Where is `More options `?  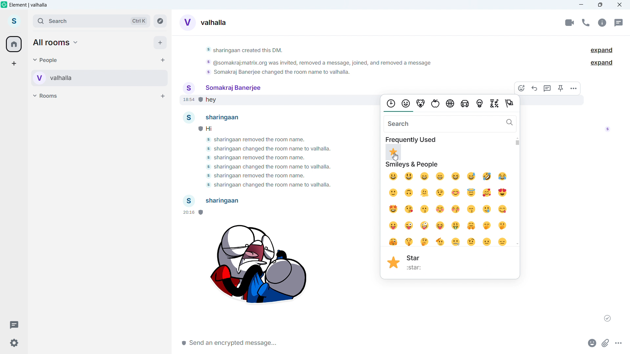 More options  is located at coordinates (574, 88).